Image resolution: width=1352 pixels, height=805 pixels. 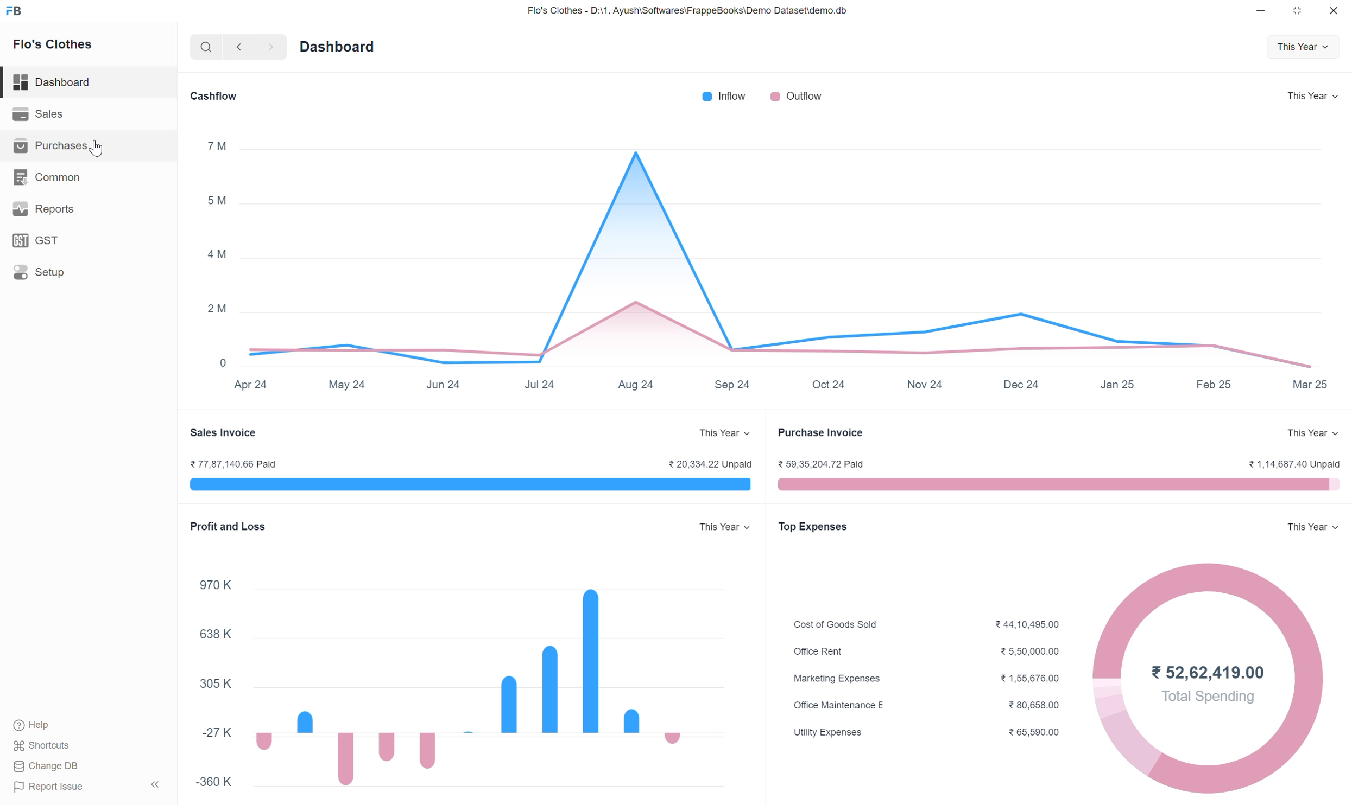 I want to click on blue progress bar, so click(x=470, y=485).